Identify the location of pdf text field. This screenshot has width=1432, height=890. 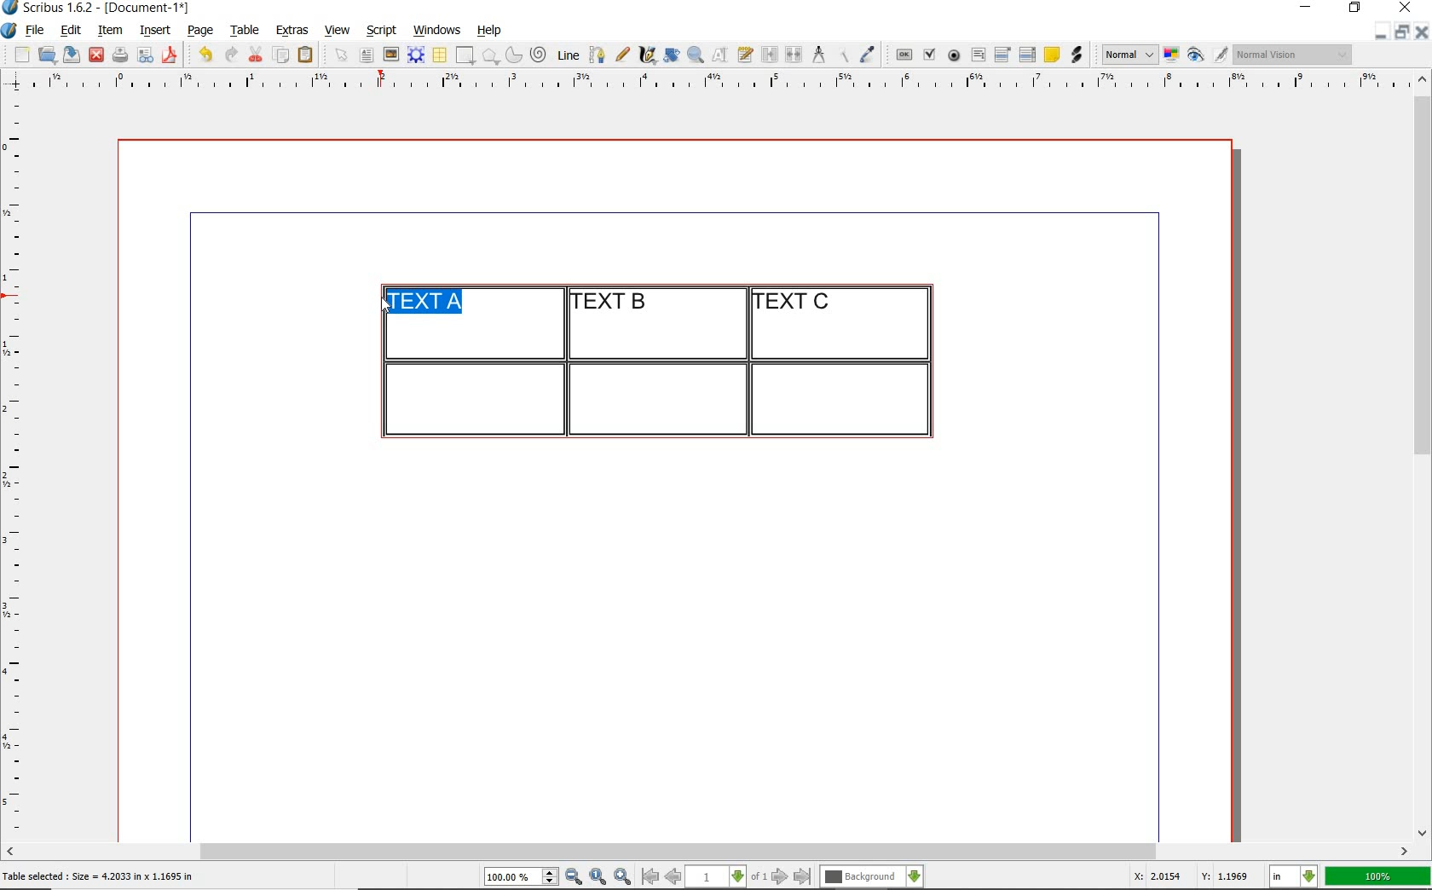
(978, 56).